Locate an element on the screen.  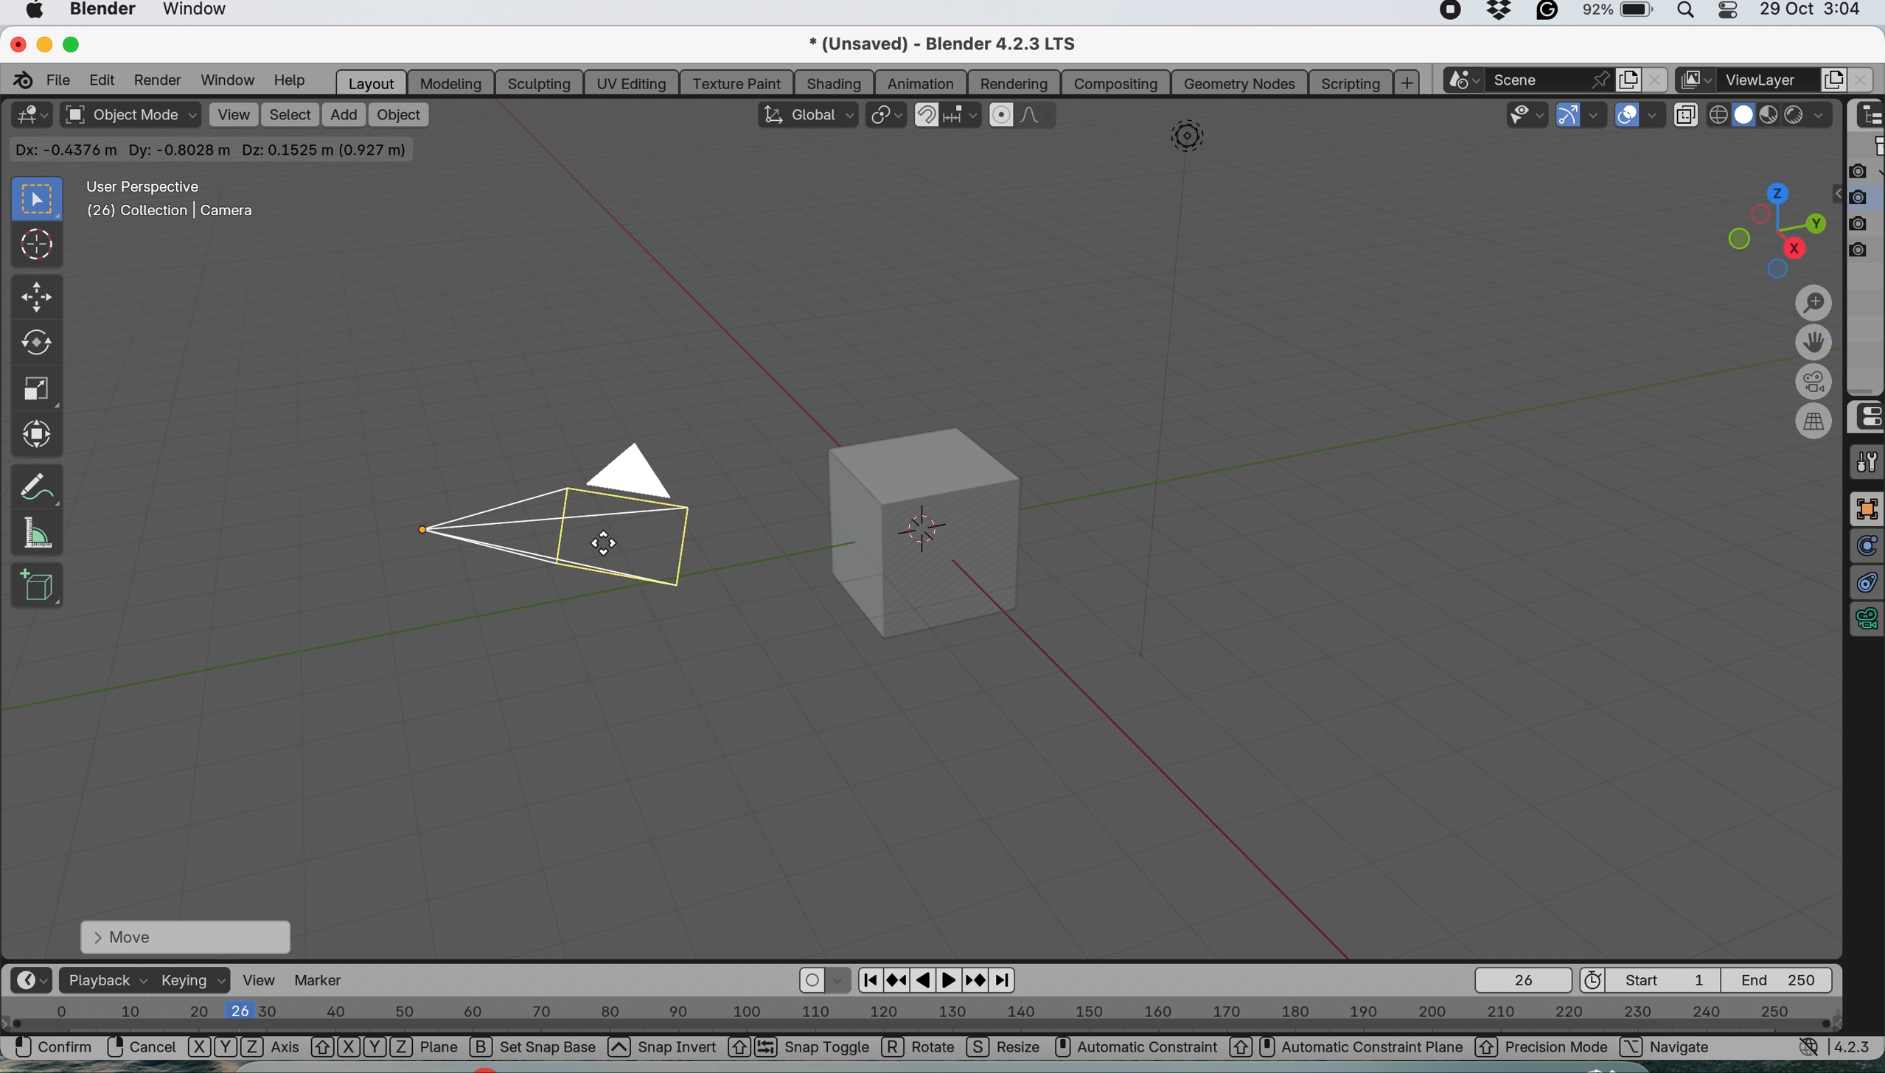
close is located at coordinates (1858, 81).